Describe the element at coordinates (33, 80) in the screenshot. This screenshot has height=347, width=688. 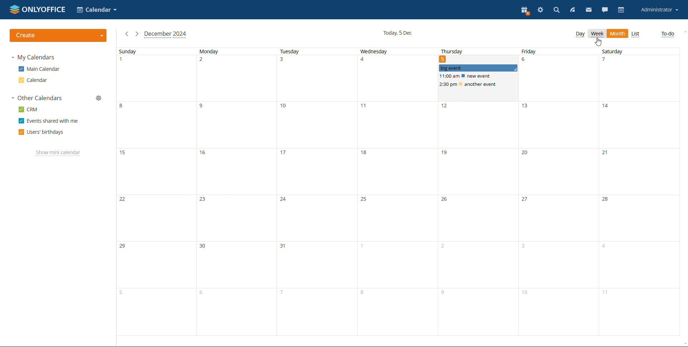
I see `calendar` at that location.